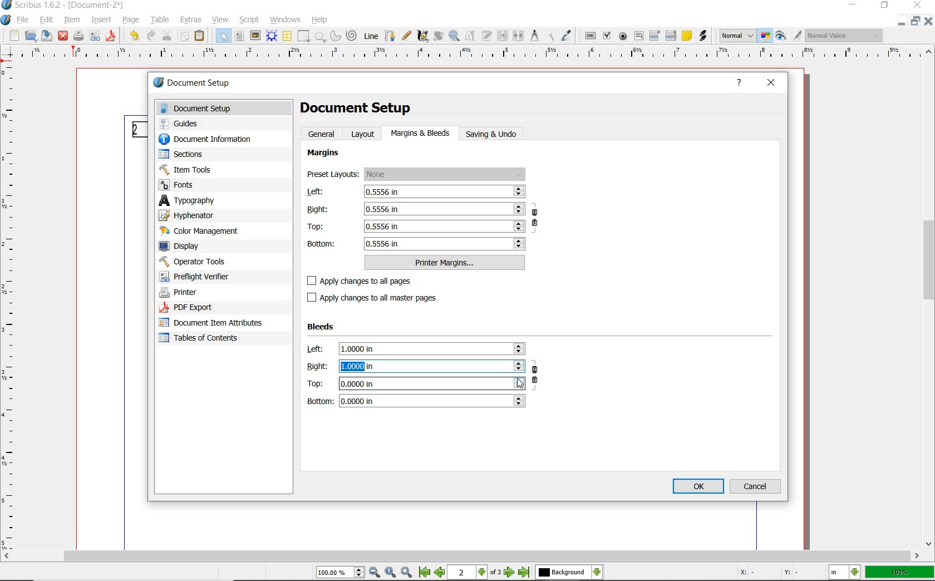 The height and width of the screenshot is (581, 935). What do you see at coordinates (845, 573) in the screenshot?
I see `select the current unit: in` at bounding box center [845, 573].